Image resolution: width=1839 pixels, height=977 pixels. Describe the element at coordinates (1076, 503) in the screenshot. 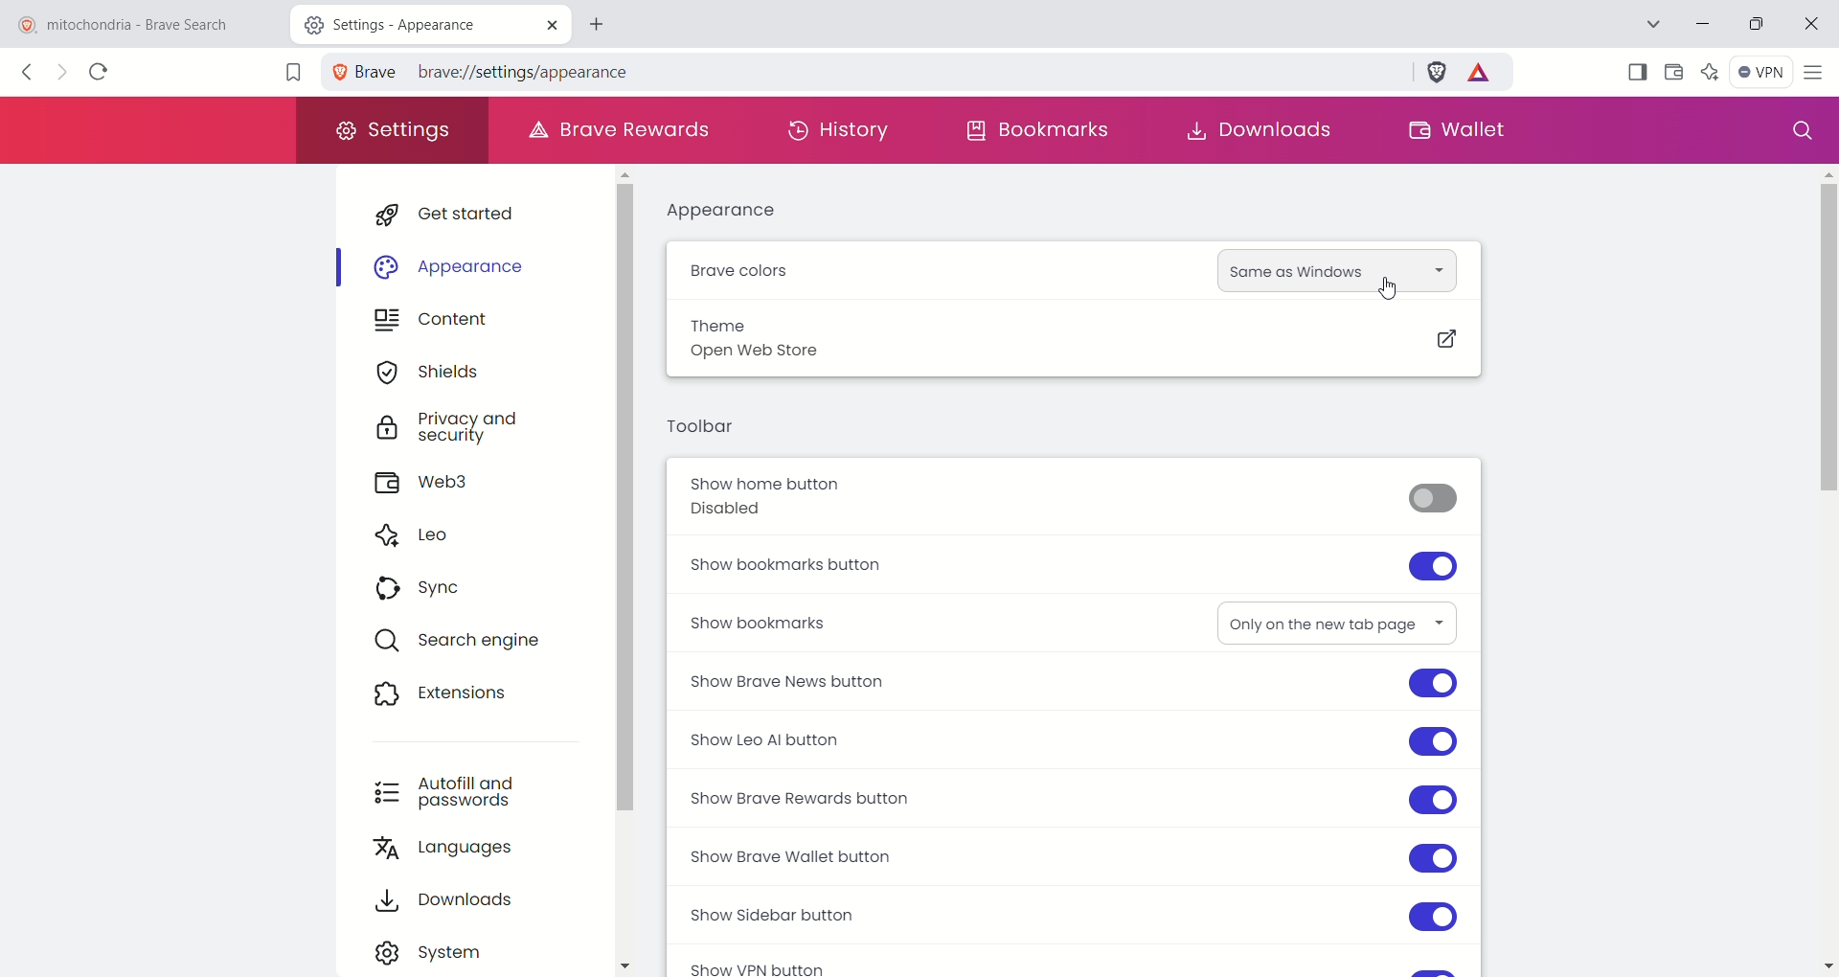

I see `show home button` at that location.